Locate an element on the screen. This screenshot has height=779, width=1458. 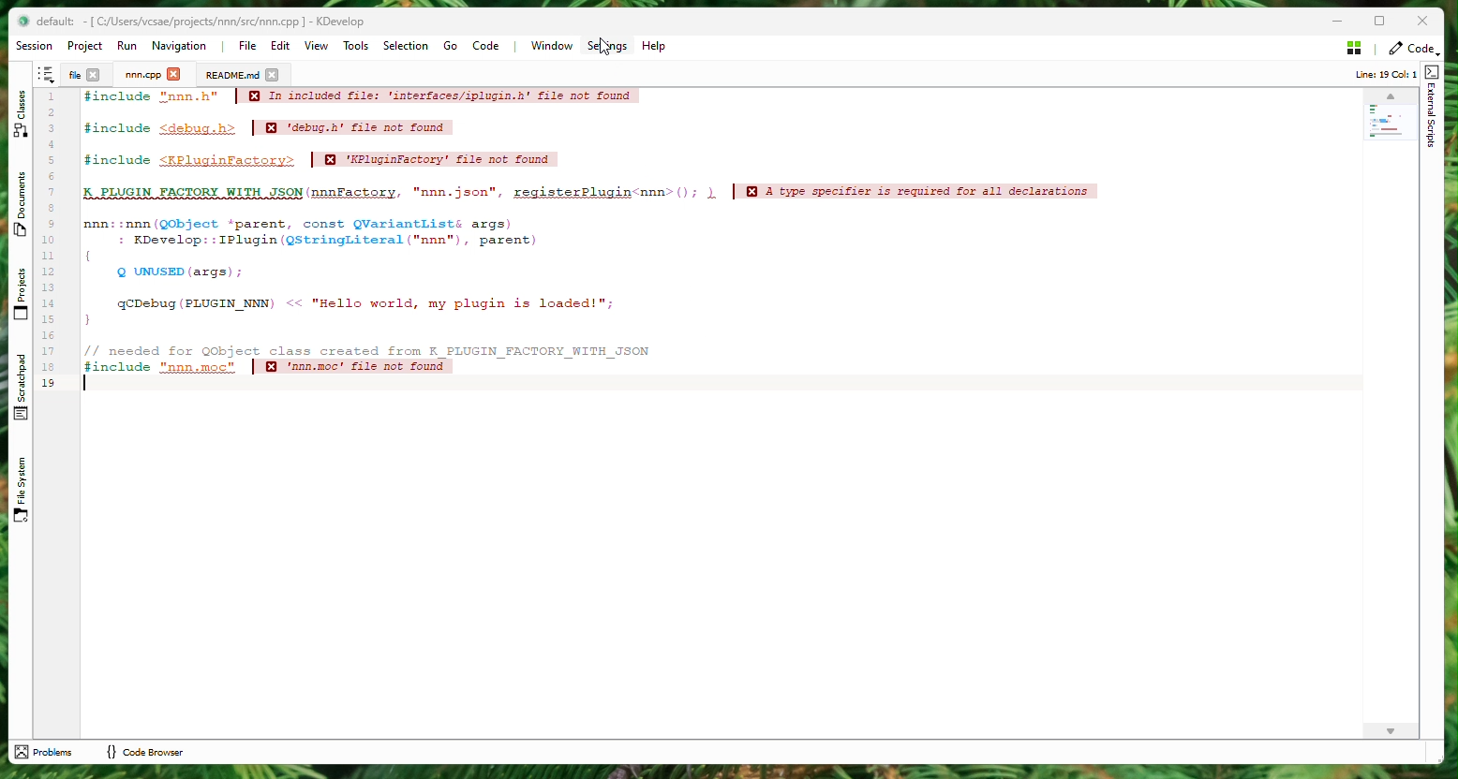
Projects is located at coordinates (22, 296).